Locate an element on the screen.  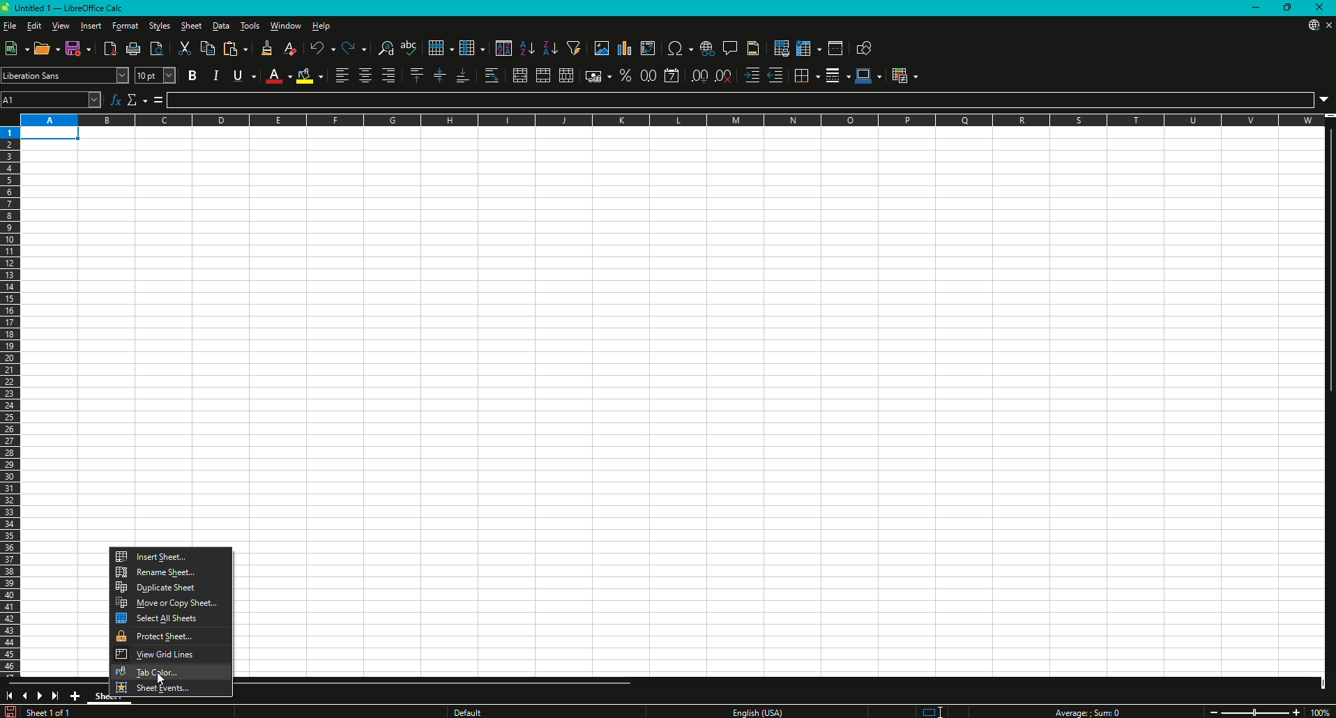
Close sheet is located at coordinates (1328, 25).